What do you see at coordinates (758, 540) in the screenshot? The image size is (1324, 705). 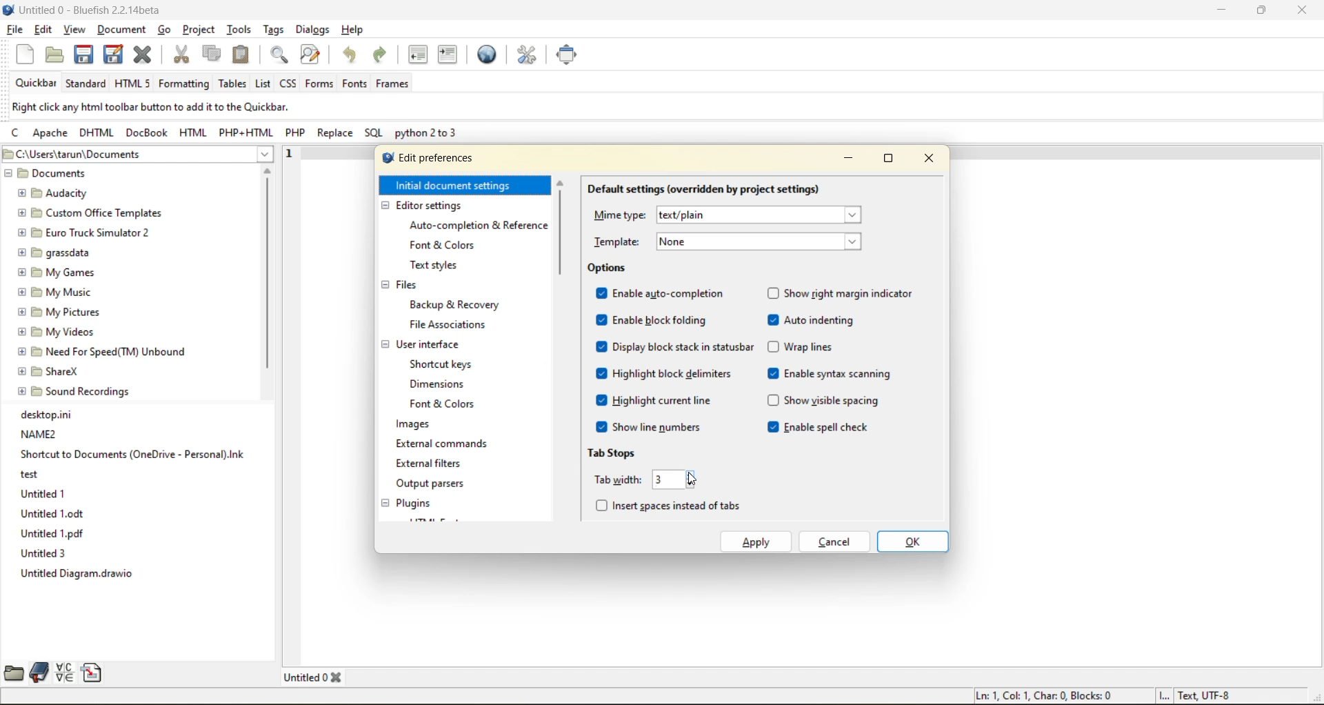 I see `apply` at bounding box center [758, 540].